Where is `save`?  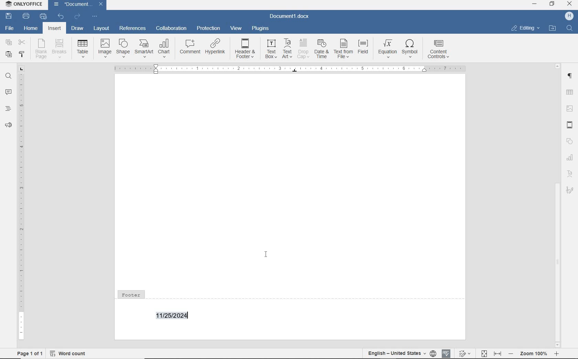 save is located at coordinates (8, 16).